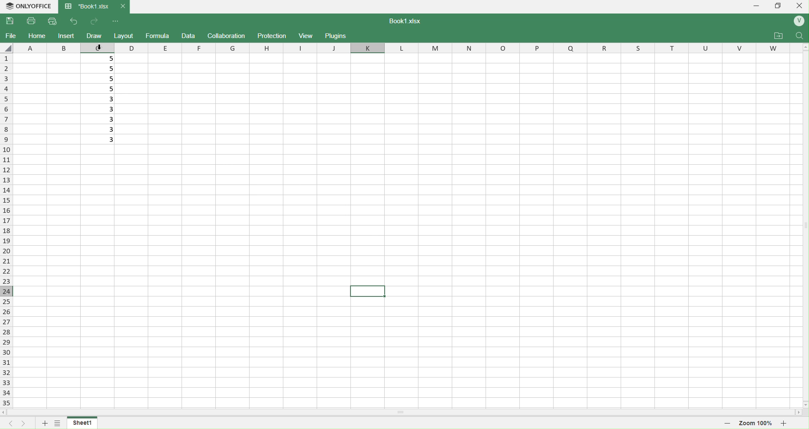 The height and width of the screenshot is (429, 809). Describe the element at coordinates (368, 291) in the screenshot. I see `selected cell` at that location.